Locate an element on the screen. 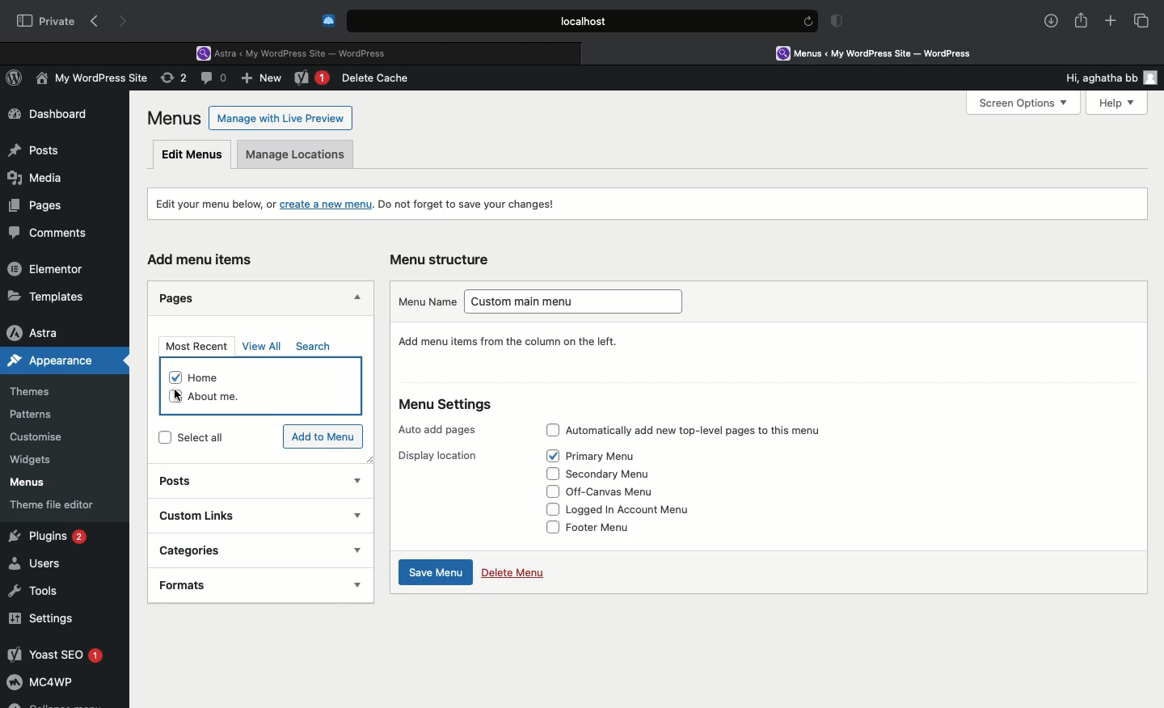  Save menu is located at coordinates (432, 573).